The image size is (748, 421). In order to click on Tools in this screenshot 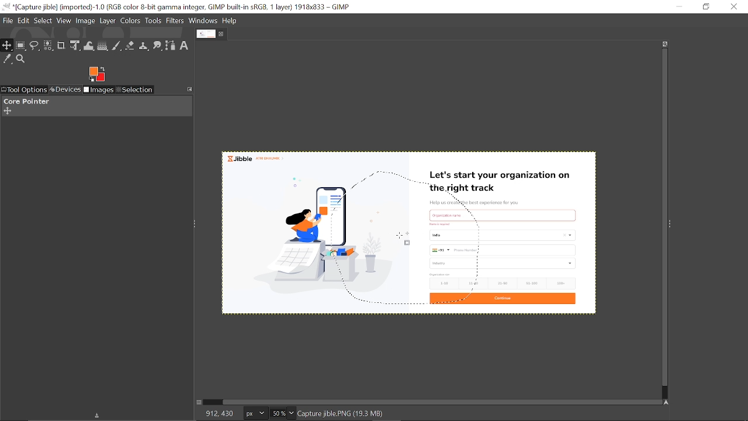, I will do `click(153, 20)`.